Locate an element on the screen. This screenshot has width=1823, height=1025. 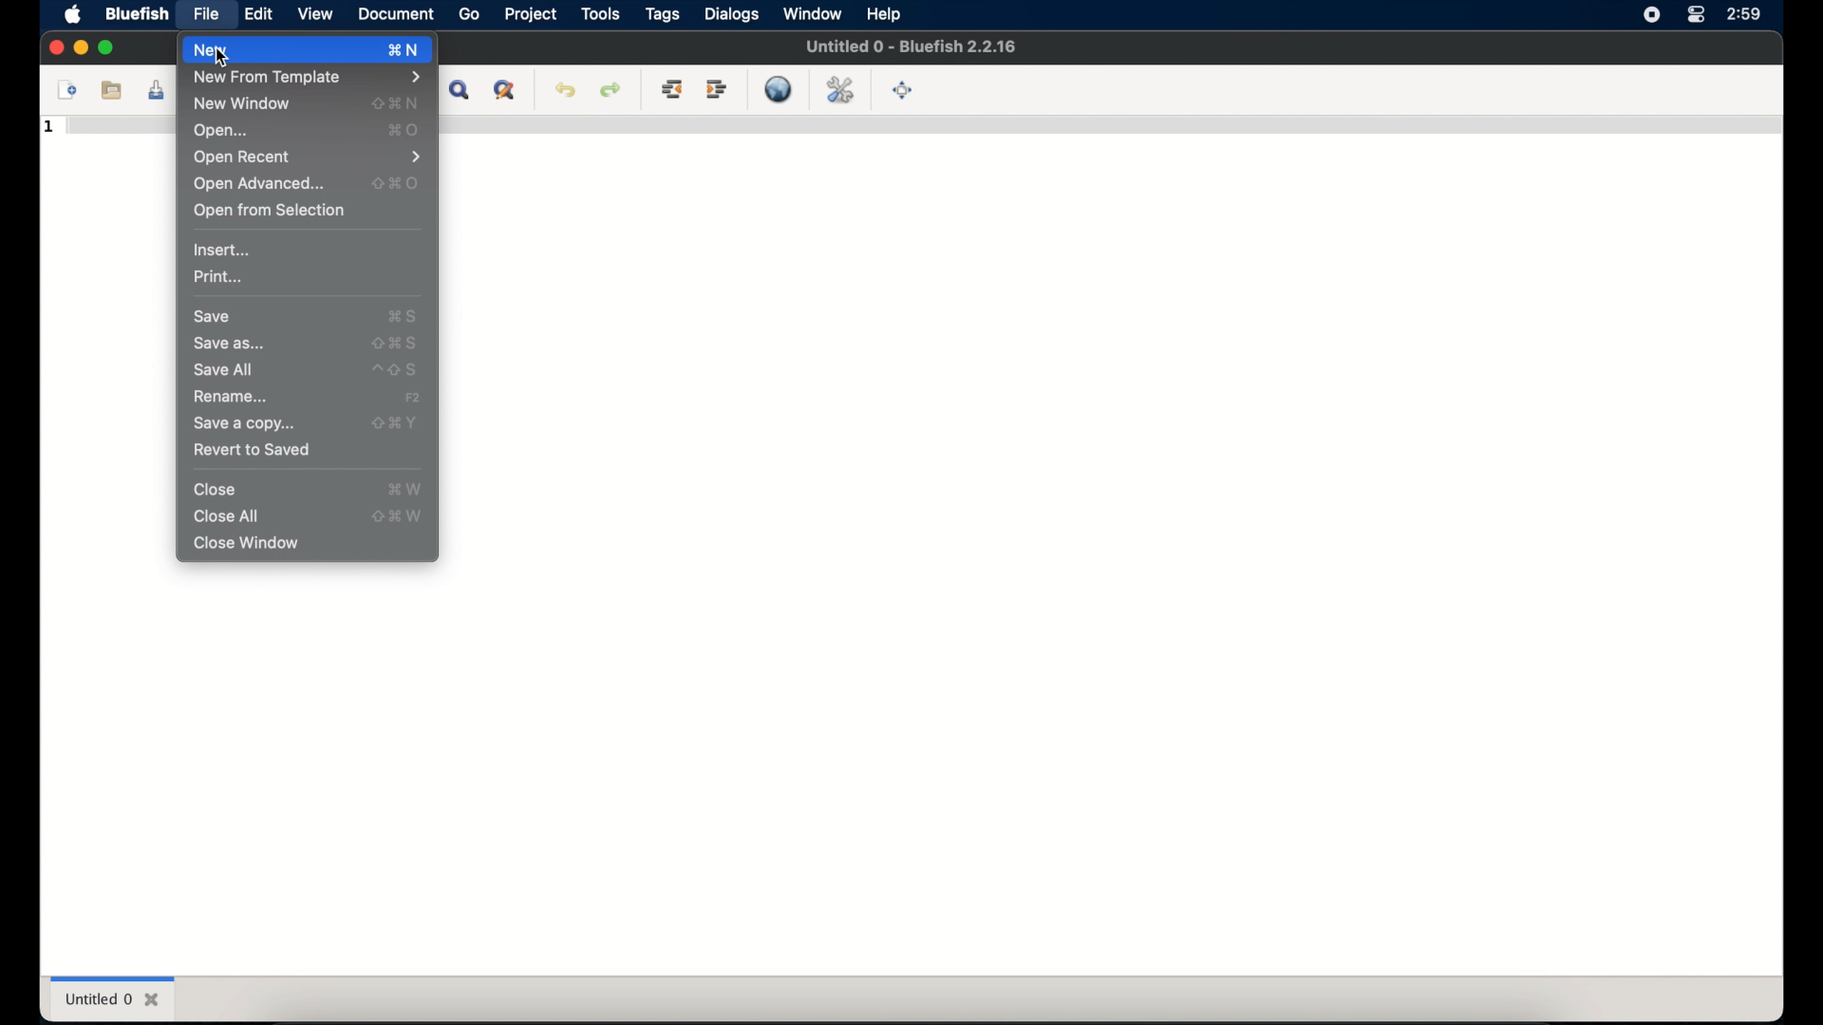
save all is located at coordinates (224, 369).